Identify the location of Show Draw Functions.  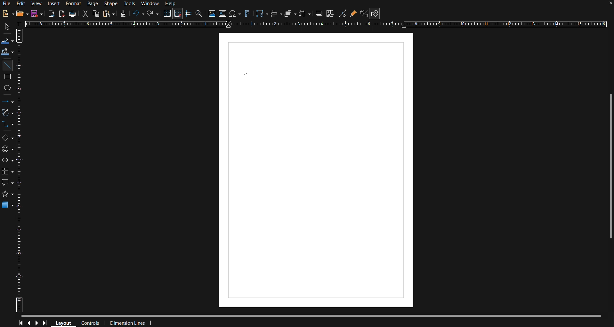
(375, 13).